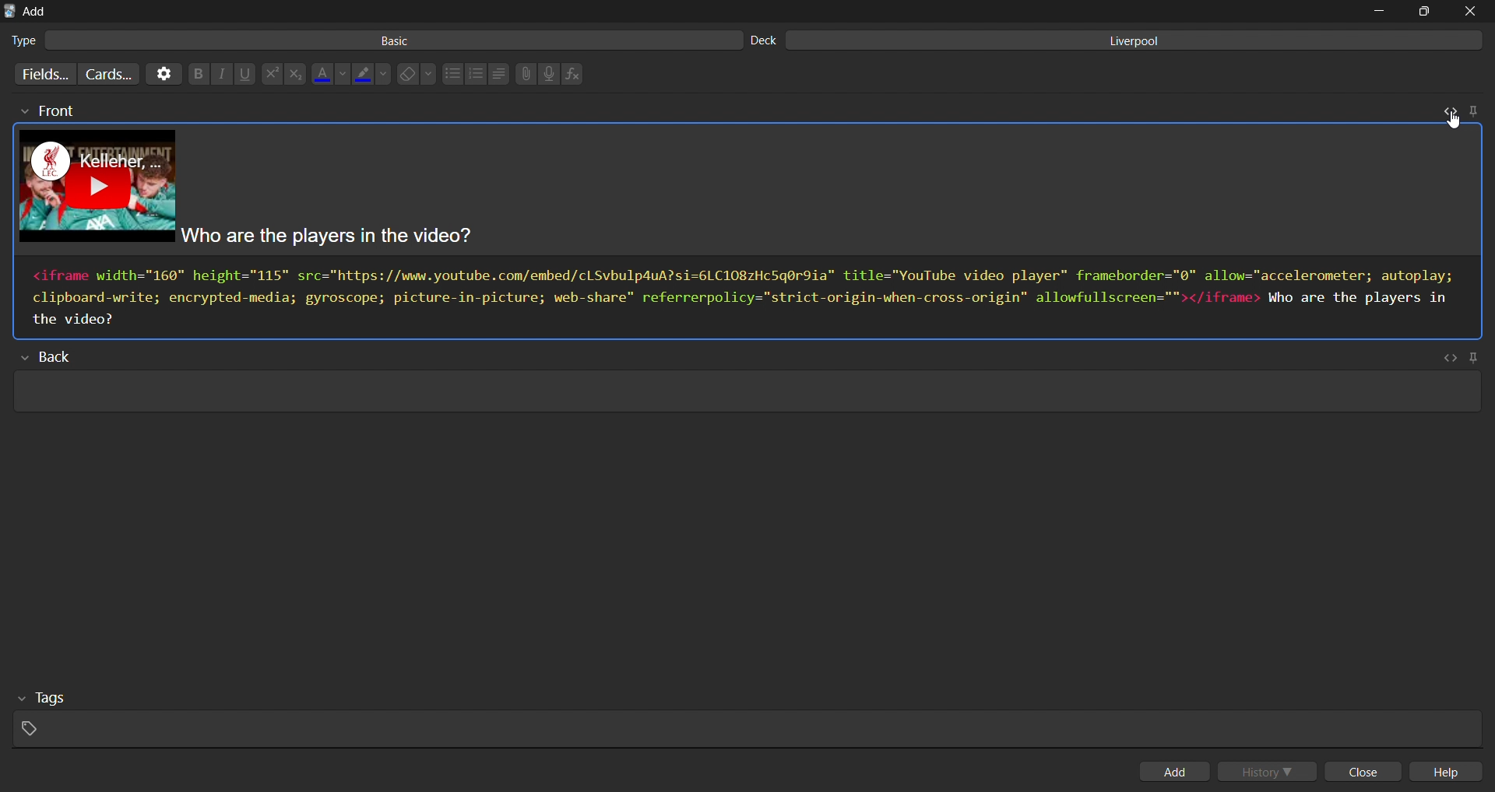  Describe the element at coordinates (294, 74) in the screenshot. I see `subscript` at that location.